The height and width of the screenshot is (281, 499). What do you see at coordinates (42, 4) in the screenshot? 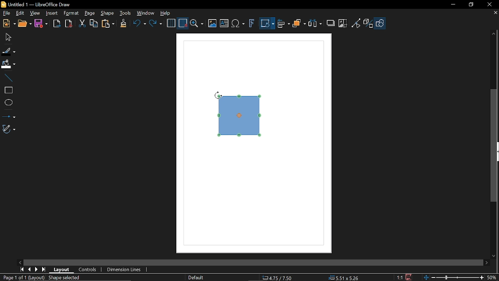
I see `Untitled 1 -- LibreOffice Draw` at bounding box center [42, 4].